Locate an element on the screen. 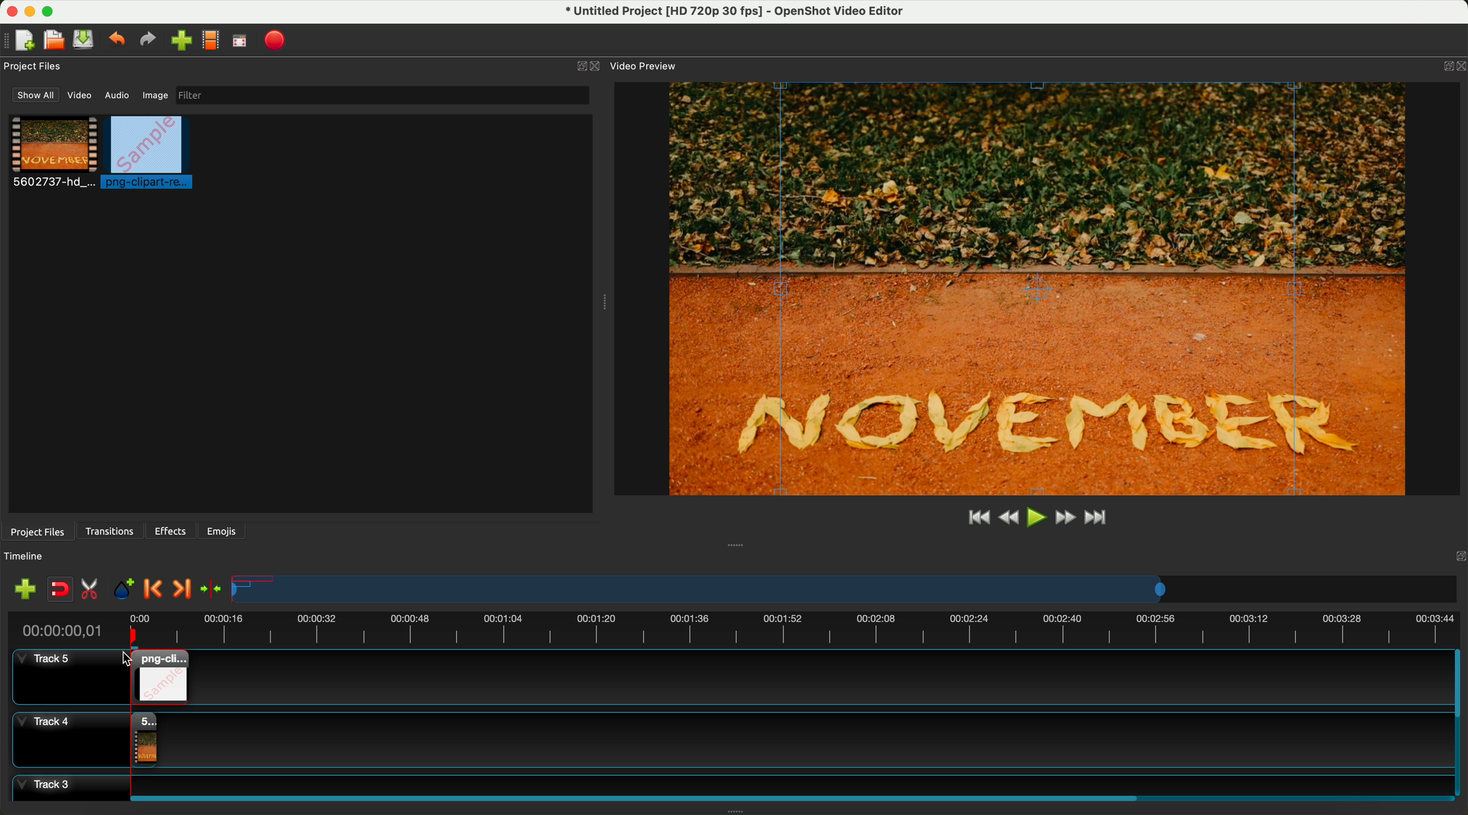 The image size is (1468, 815). jump to start is located at coordinates (979, 518).